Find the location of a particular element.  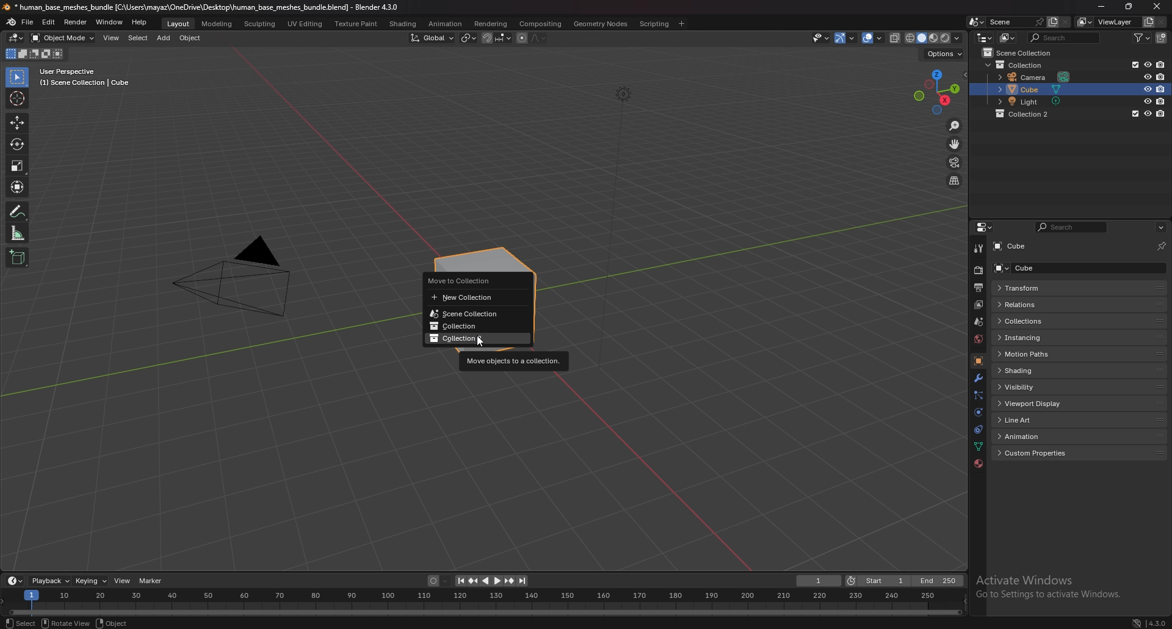

particles is located at coordinates (978, 396).